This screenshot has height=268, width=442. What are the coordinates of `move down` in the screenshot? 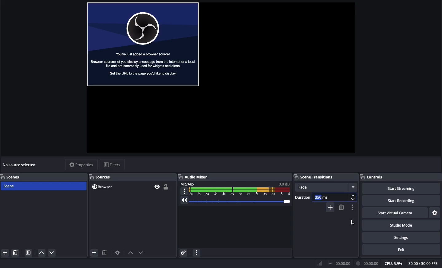 It's located at (143, 252).